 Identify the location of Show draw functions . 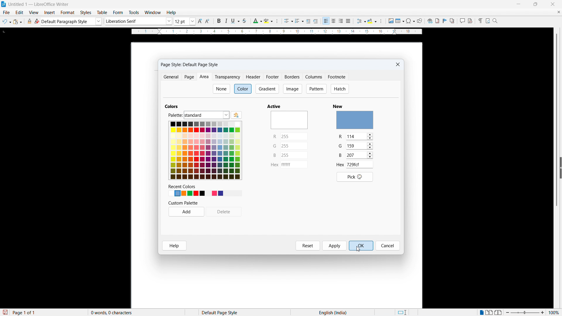
(419, 21).